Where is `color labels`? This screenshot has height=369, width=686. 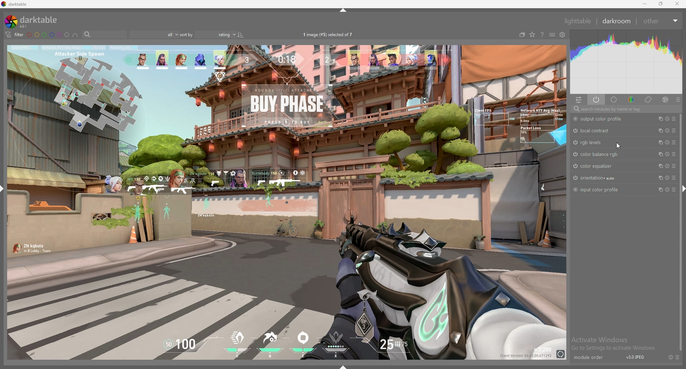
color labels is located at coordinates (48, 35).